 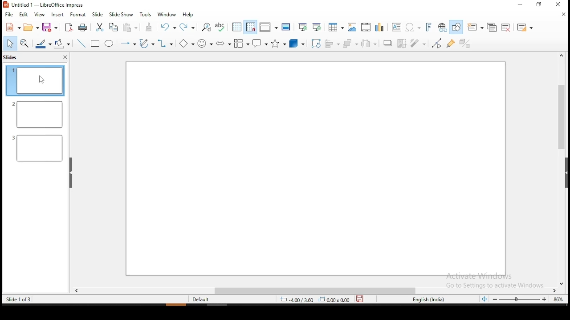 What do you see at coordinates (62, 43) in the screenshot?
I see `paint bucket tool` at bounding box center [62, 43].